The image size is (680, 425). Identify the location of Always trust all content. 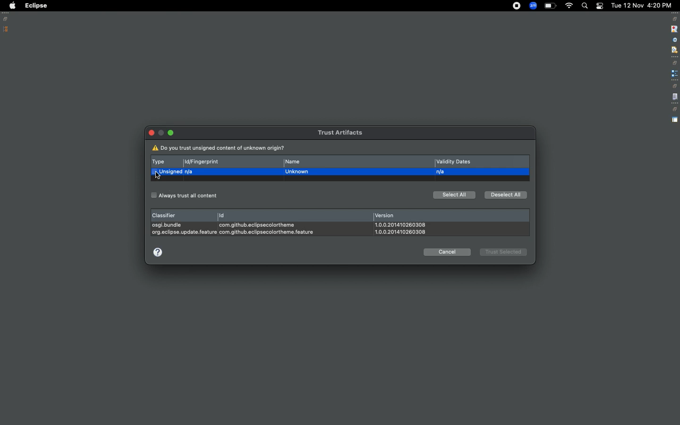
(185, 195).